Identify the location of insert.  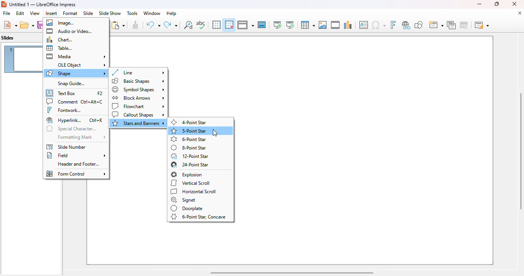
(51, 13).